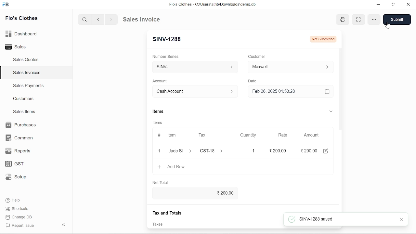 This screenshot has height=234, width=416. What do you see at coordinates (308, 150) in the screenshot?
I see `2,999.00` at bounding box center [308, 150].